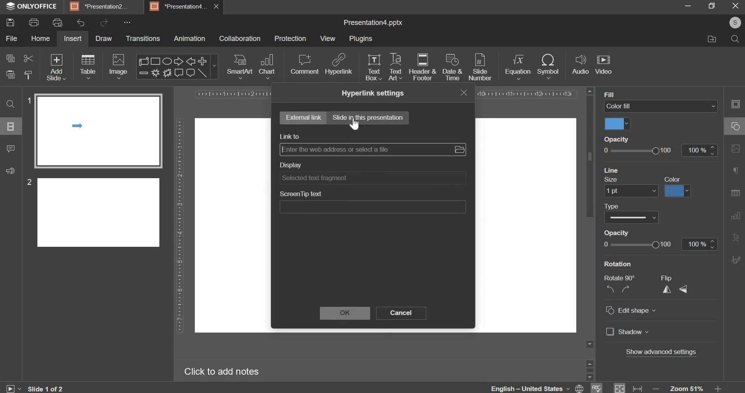 This screenshot has height=393, width=745. Describe the element at coordinates (609, 139) in the screenshot. I see `` at that location.